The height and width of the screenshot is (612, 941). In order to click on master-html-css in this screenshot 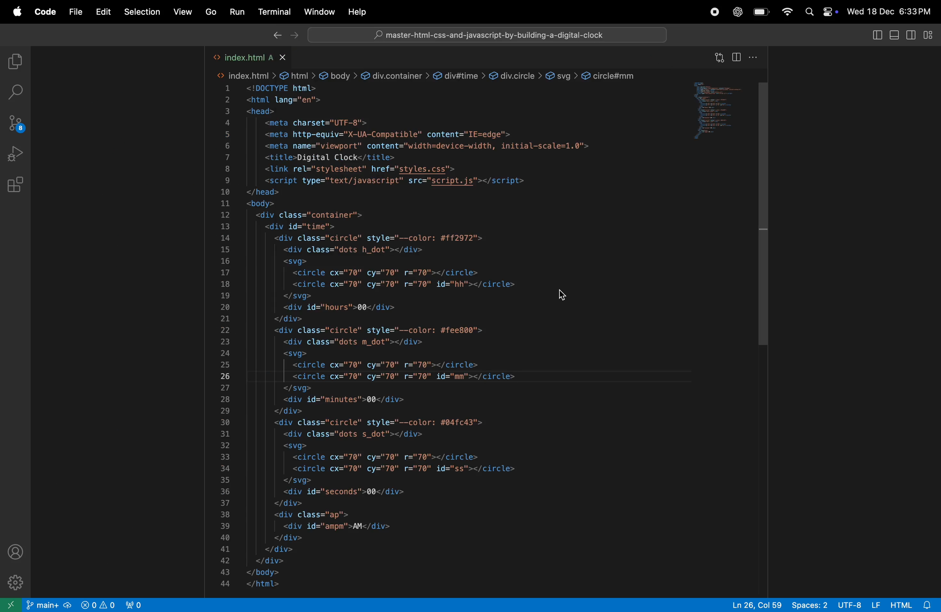, I will do `click(486, 35)`.